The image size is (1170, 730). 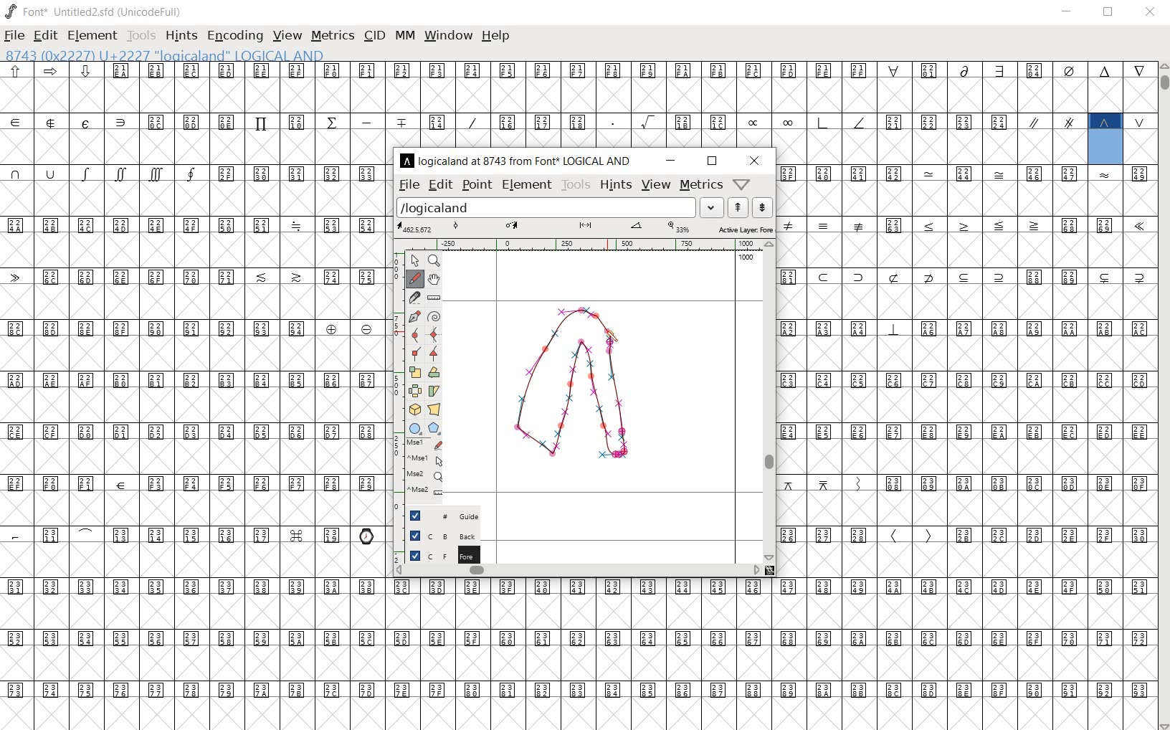 I want to click on foreground, so click(x=437, y=555).